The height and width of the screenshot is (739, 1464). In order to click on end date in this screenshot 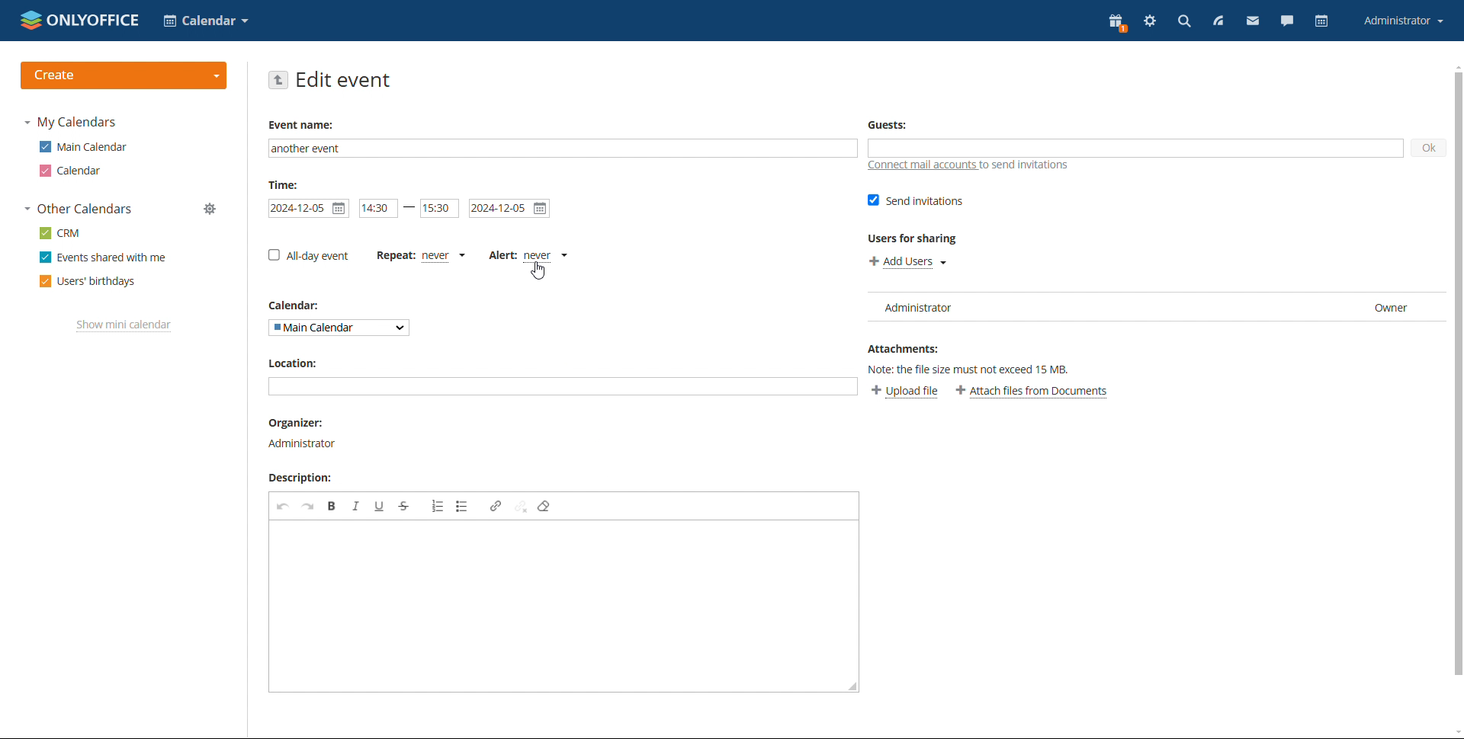, I will do `click(510, 209)`.